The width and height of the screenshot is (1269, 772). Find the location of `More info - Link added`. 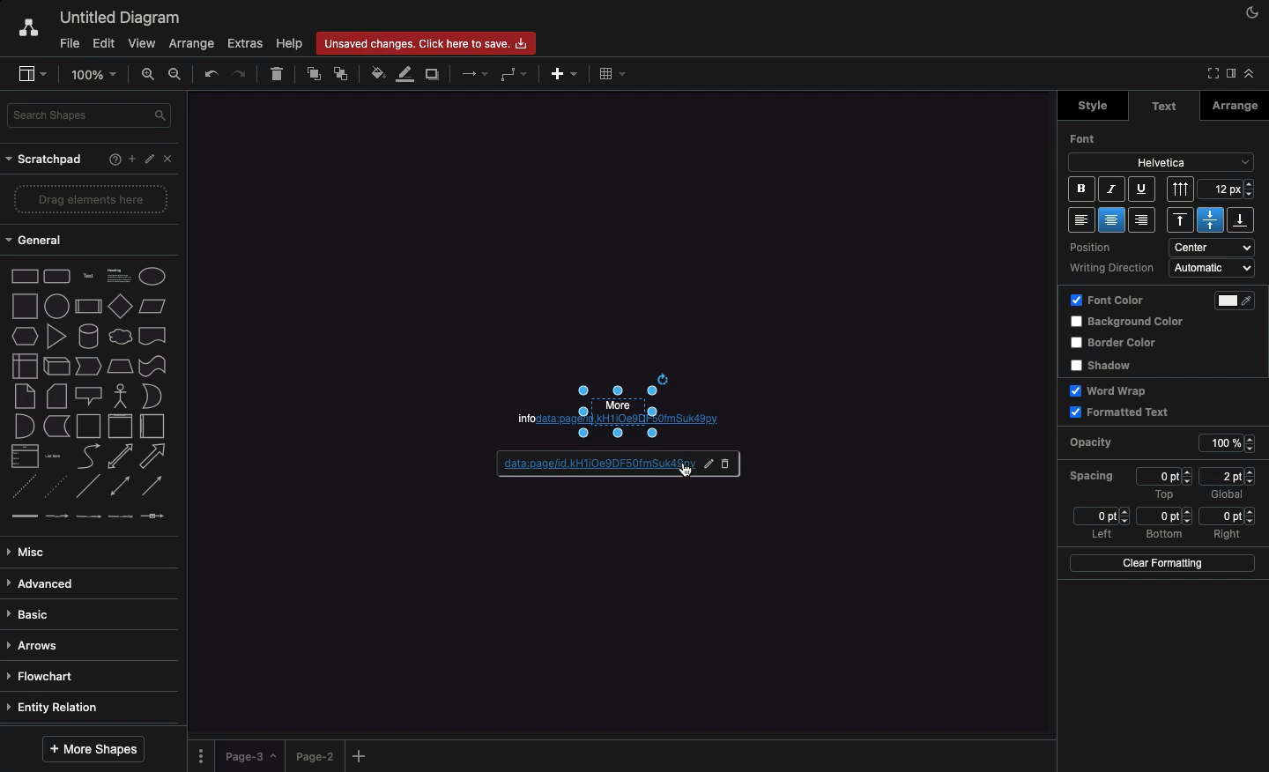

More info - Link added is located at coordinates (646, 406).